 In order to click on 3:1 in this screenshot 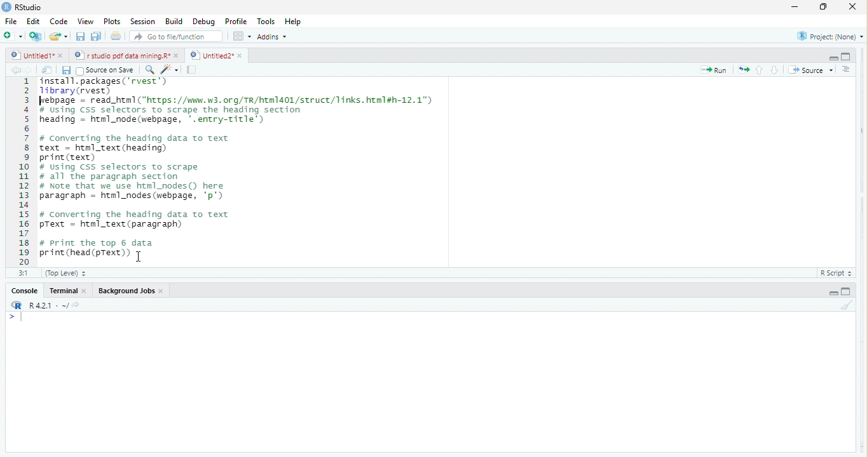, I will do `click(24, 272)`.